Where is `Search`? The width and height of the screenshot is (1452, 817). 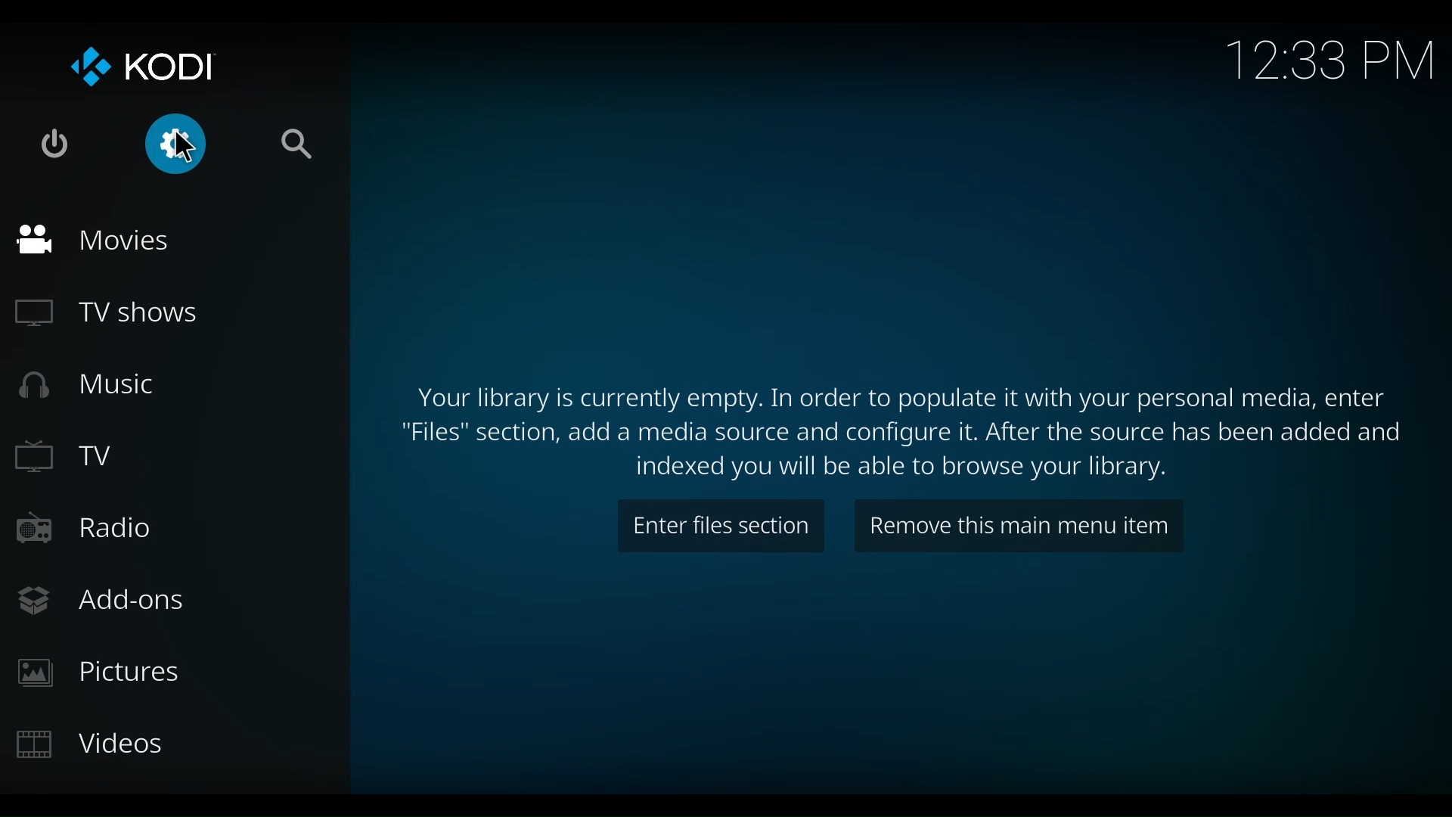 Search is located at coordinates (297, 147).